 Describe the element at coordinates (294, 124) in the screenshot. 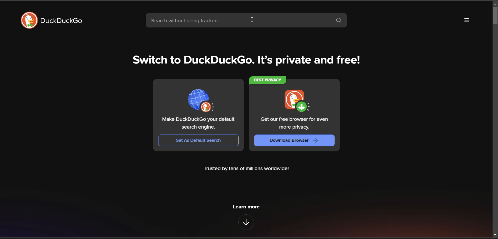

I see `text` at that location.